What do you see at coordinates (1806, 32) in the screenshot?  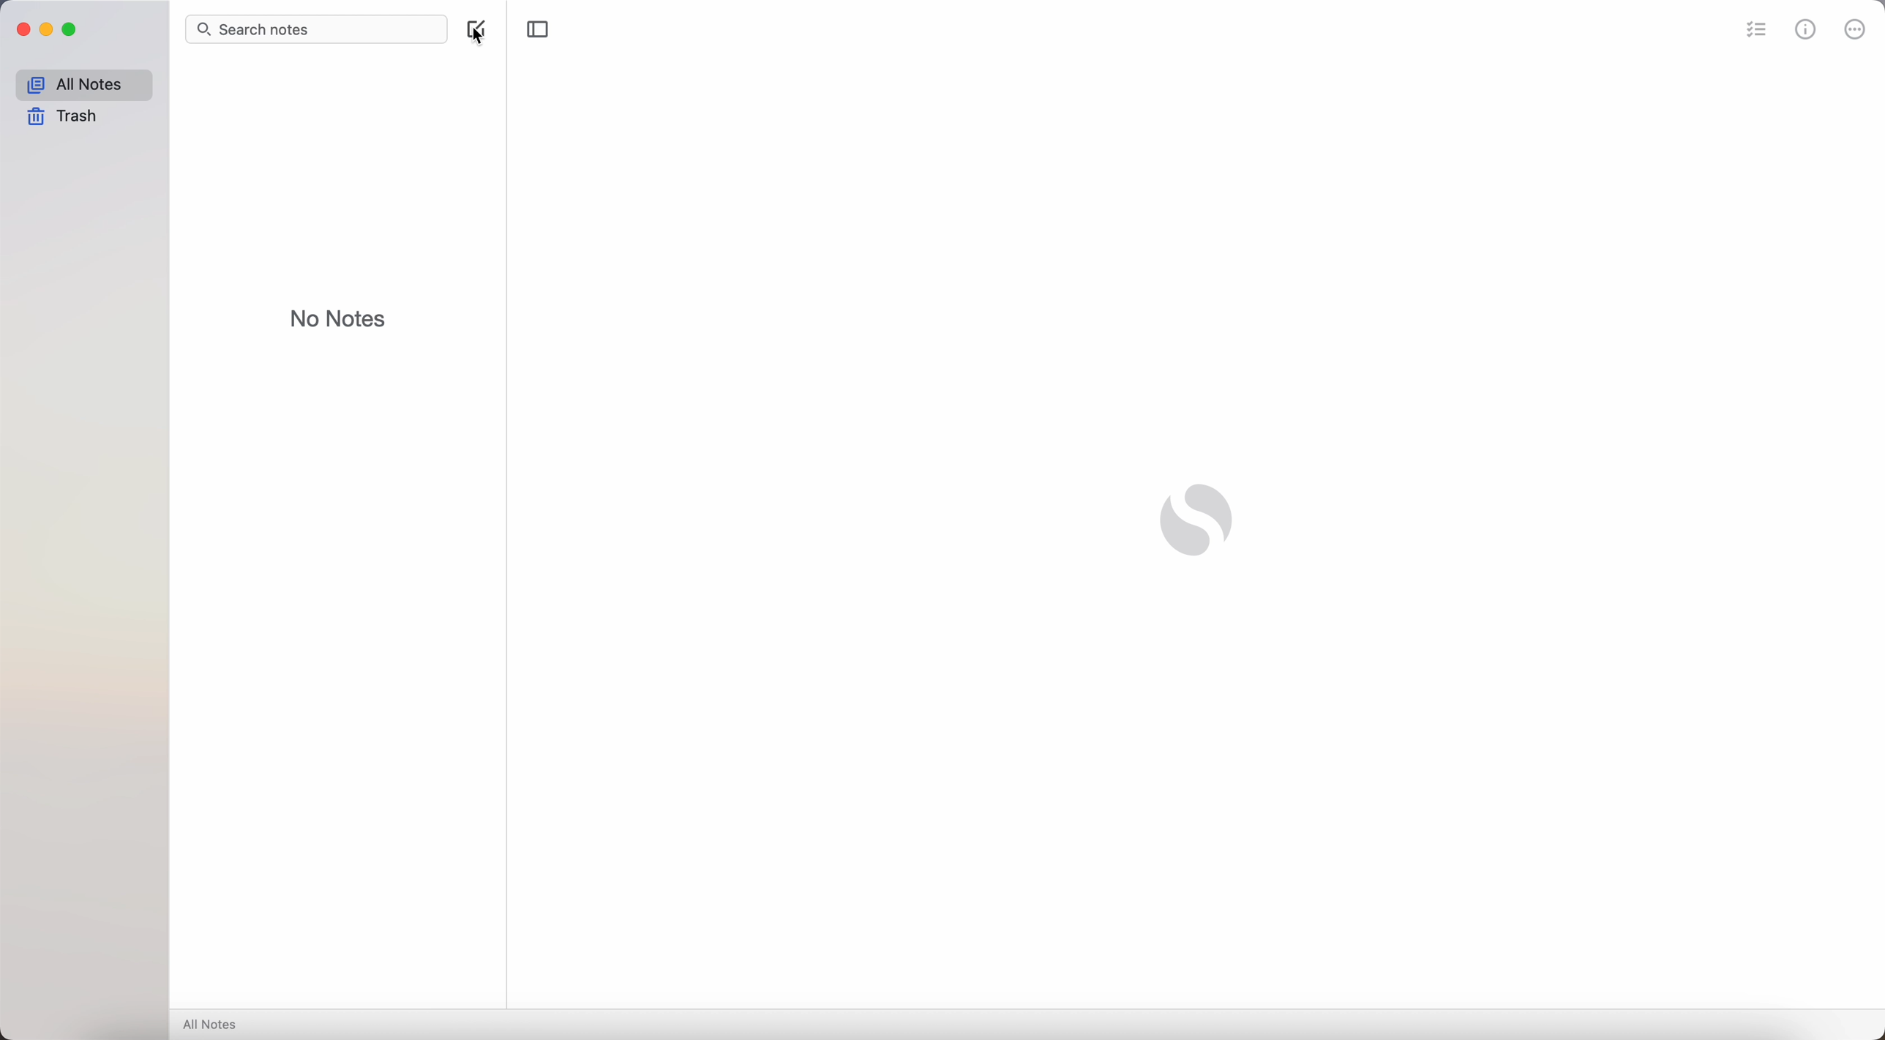 I see `metrics` at bounding box center [1806, 32].